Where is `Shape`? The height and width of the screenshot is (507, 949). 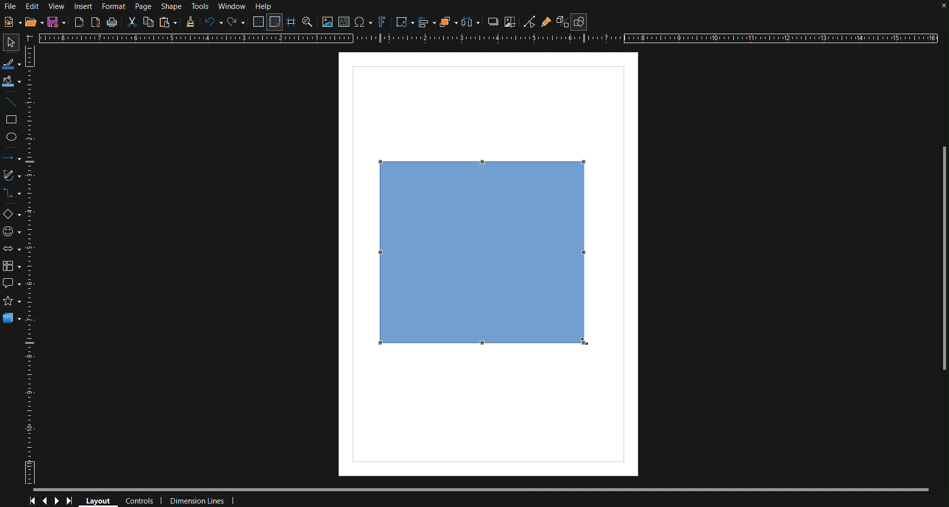 Shape is located at coordinates (172, 7).